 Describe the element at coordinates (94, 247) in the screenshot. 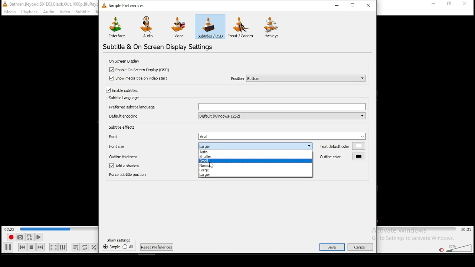

I see `random` at that location.